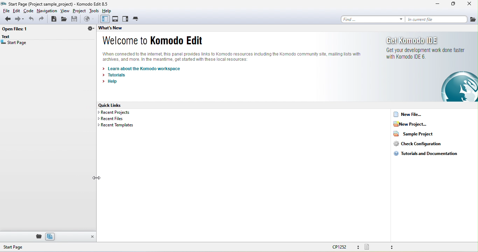 The height and width of the screenshot is (252, 478). Describe the element at coordinates (29, 10) in the screenshot. I see `code` at that location.